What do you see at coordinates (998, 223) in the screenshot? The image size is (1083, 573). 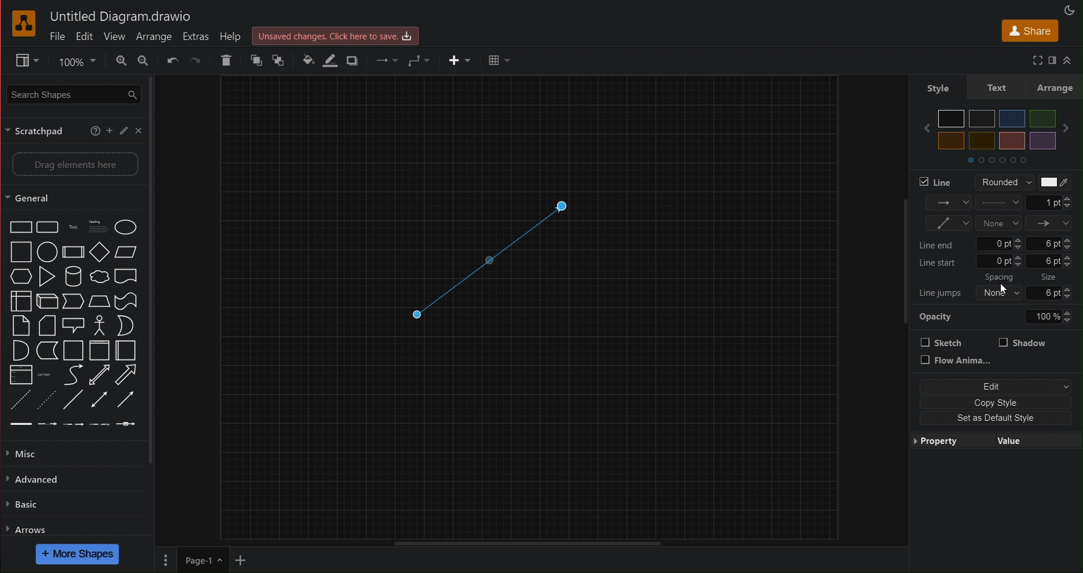 I see `None` at bounding box center [998, 223].